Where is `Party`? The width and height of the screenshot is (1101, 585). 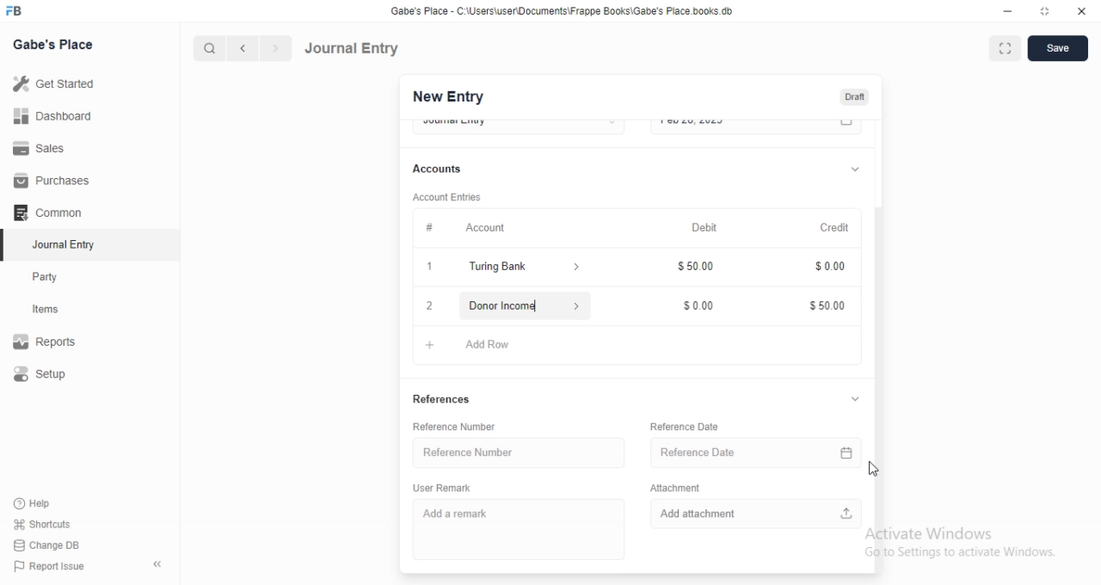
Party is located at coordinates (57, 277).